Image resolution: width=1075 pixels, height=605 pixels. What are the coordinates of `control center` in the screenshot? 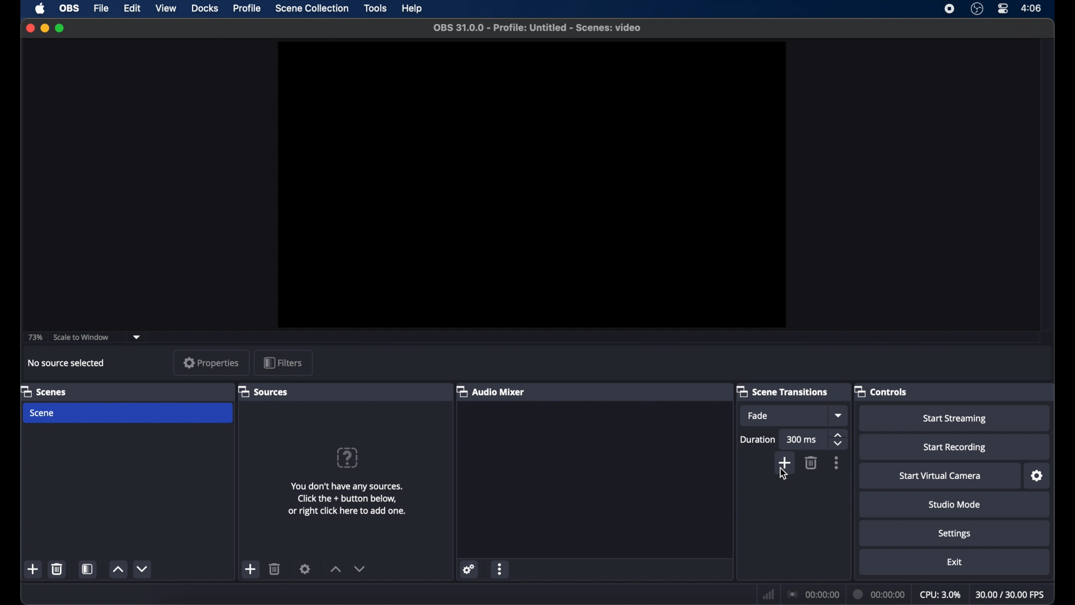 It's located at (1003, 9).